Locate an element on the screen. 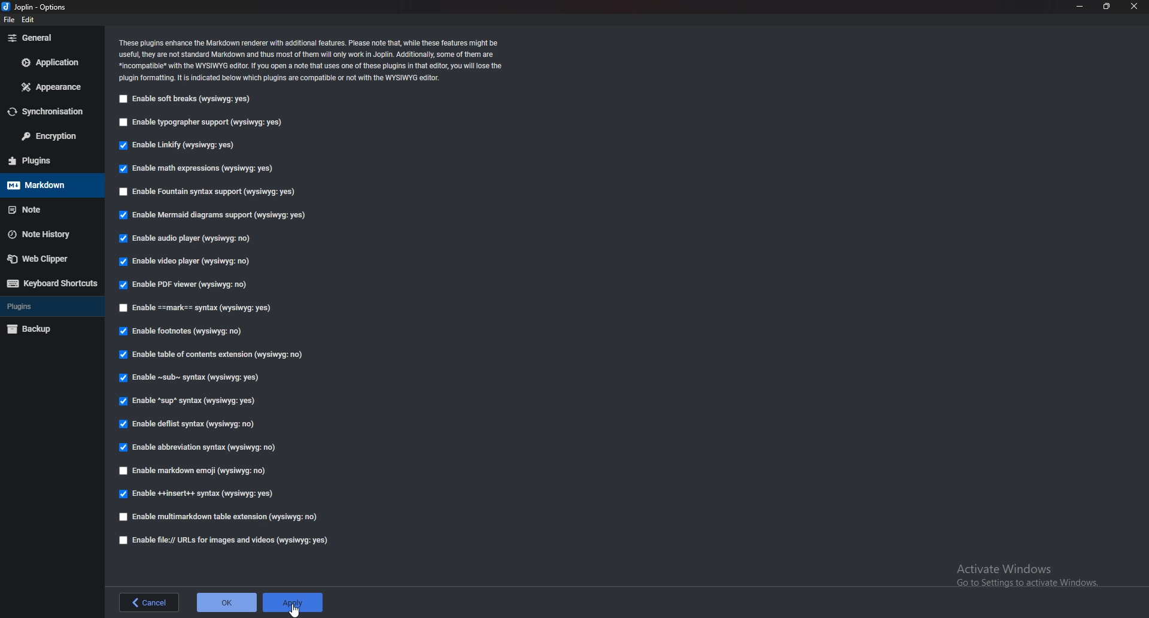 The height and width of the screenshot is (618, 1149). activate windows message advisory is located at coordinates (1026, 575).